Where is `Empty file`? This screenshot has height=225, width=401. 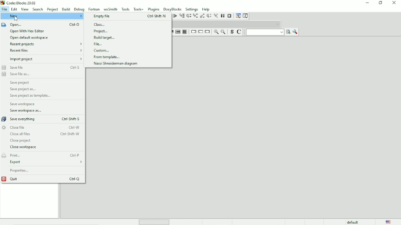
Empty file is located at coordinates (130, 16).